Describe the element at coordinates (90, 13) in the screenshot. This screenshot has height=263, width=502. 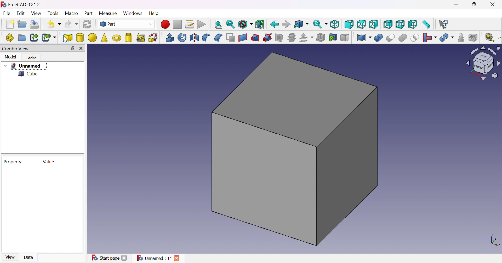
I see `Part` at that location.